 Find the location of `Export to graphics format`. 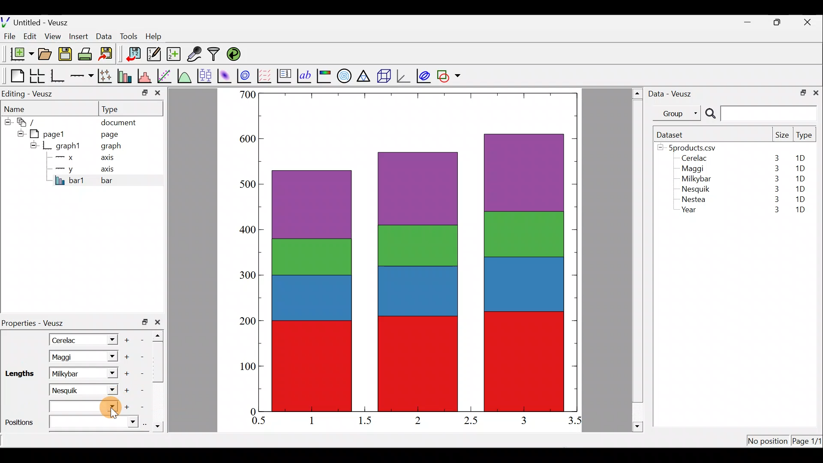

Export to graphics format is located at coordinates (108, 54).